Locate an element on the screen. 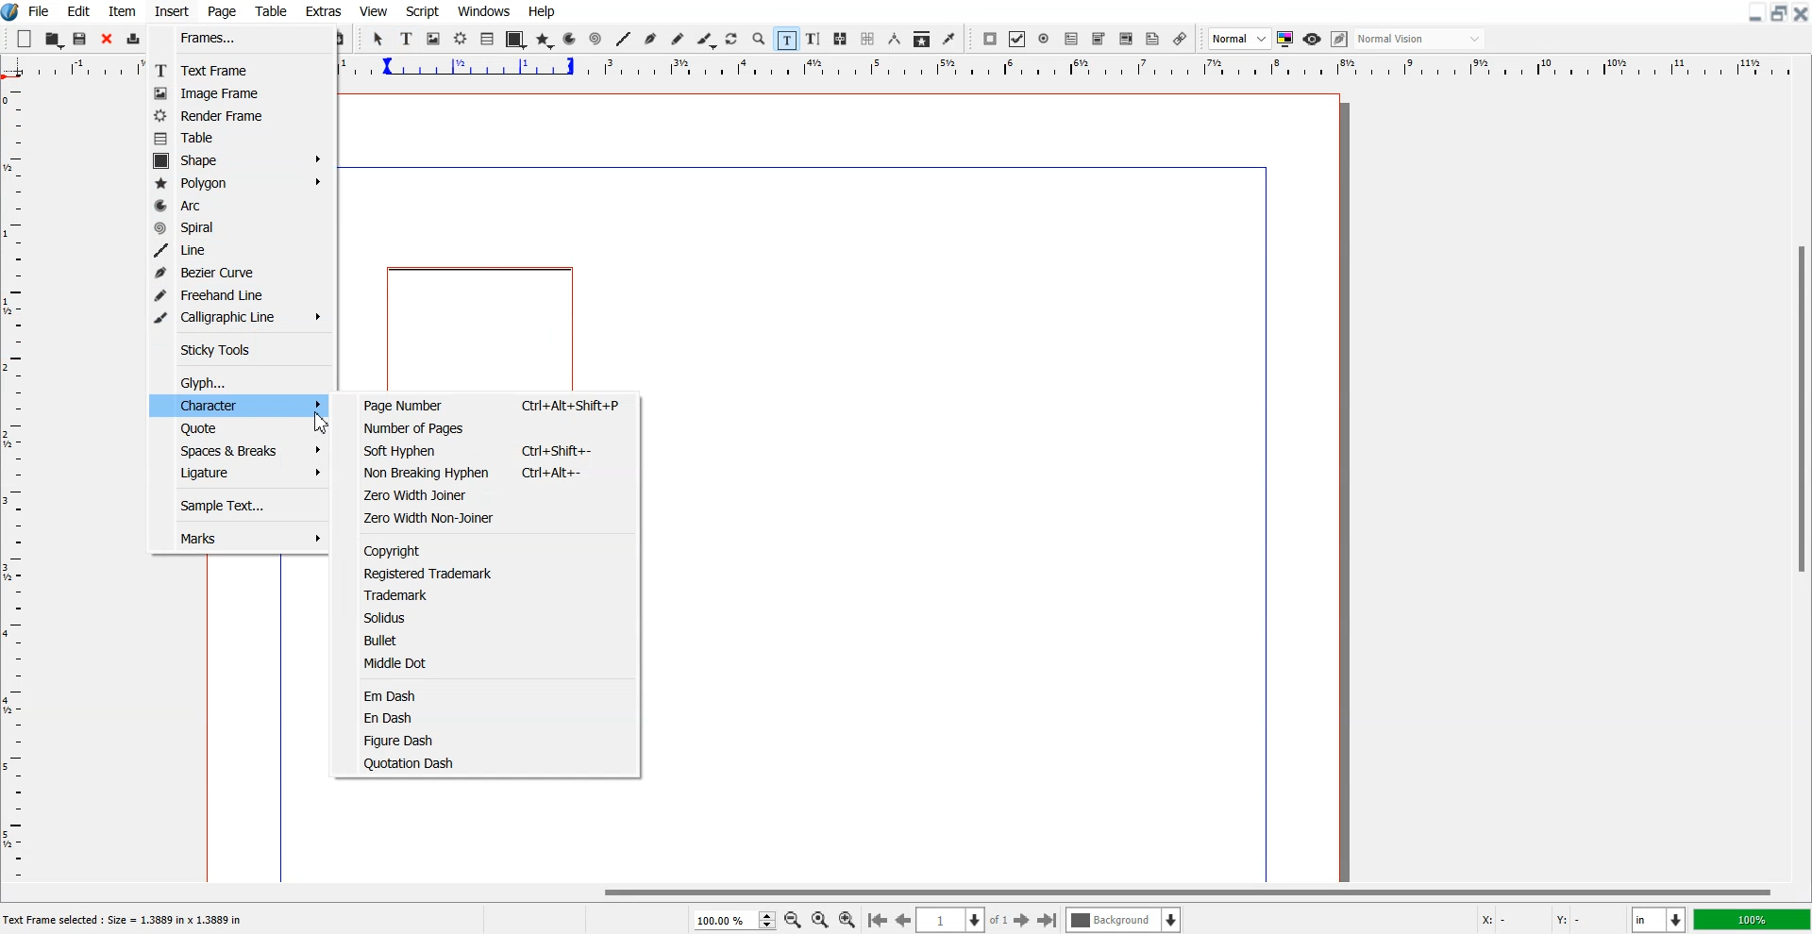 This screenshot has height=934, width=1812. Eye dropper is located at coordinates (948, 39).